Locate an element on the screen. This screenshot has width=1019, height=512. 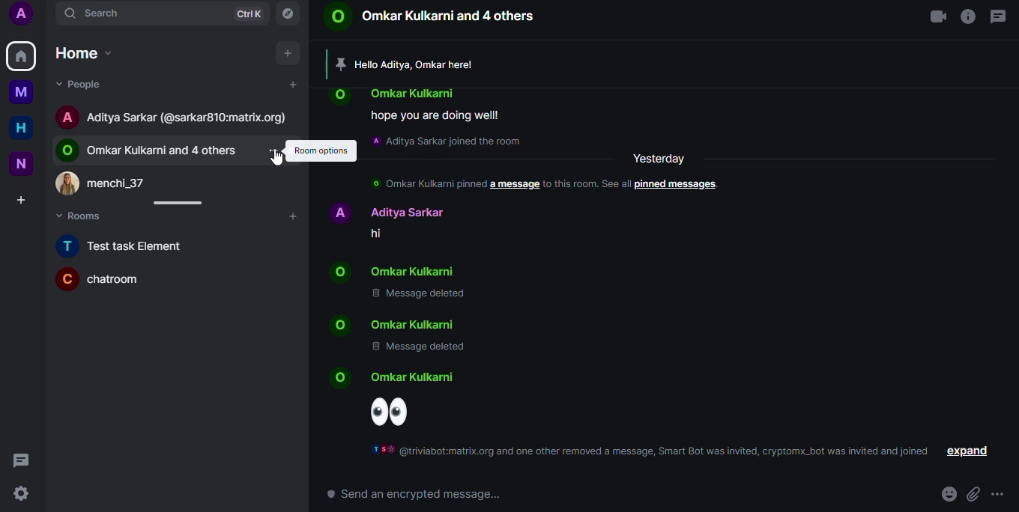
add space is located at coordinates (27, 201).